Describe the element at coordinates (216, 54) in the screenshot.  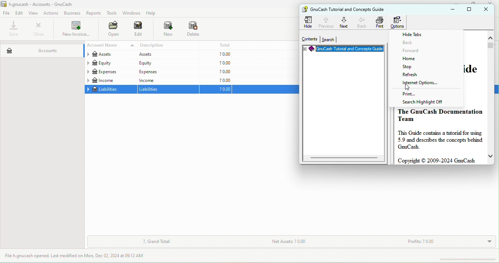
I see `?0.00` at that location.